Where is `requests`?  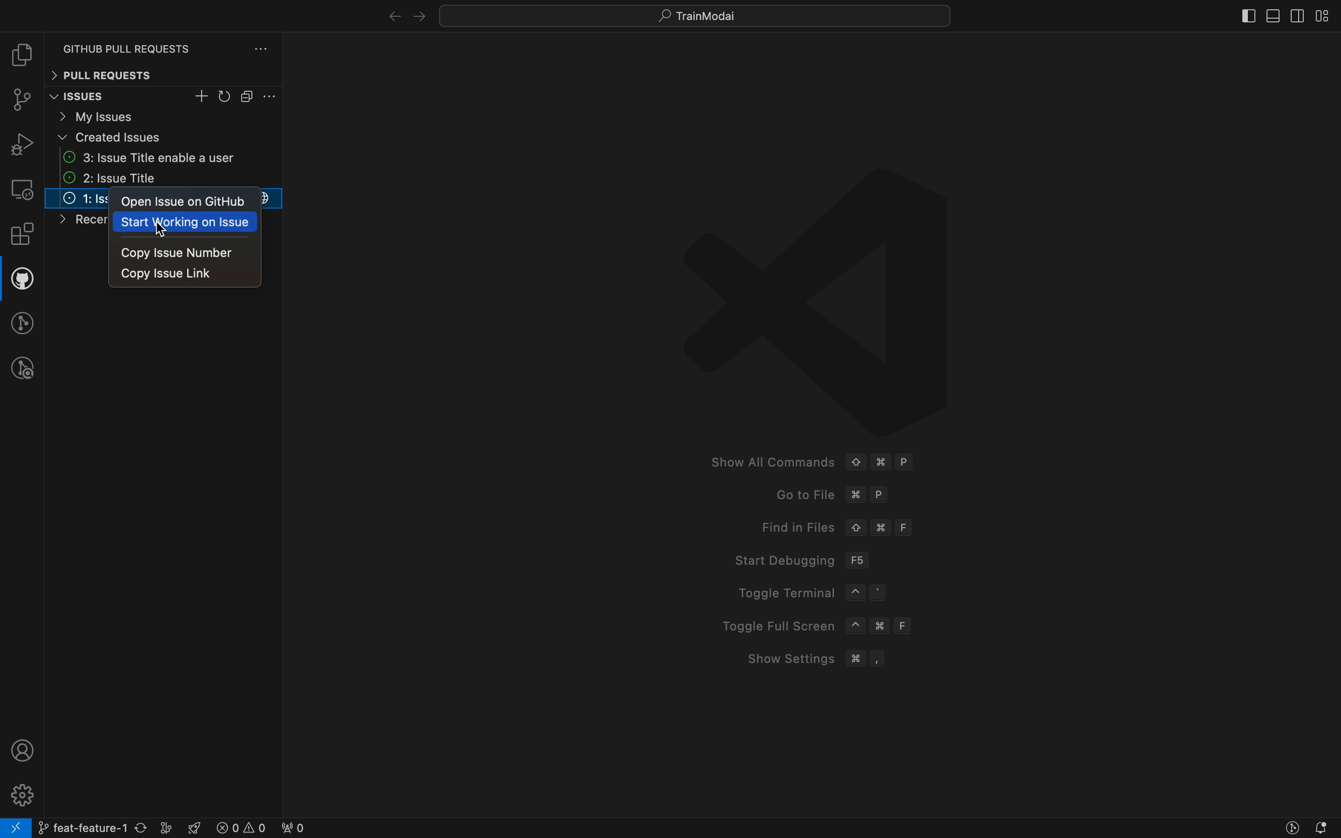
requests is located at coordinates (168, 43).